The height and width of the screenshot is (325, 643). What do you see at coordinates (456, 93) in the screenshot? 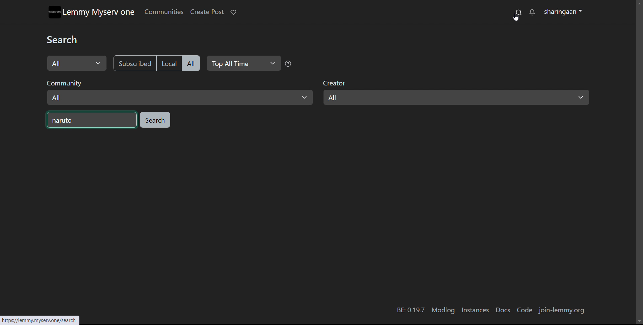
I see `select creator` at bounding box center [456, 93].